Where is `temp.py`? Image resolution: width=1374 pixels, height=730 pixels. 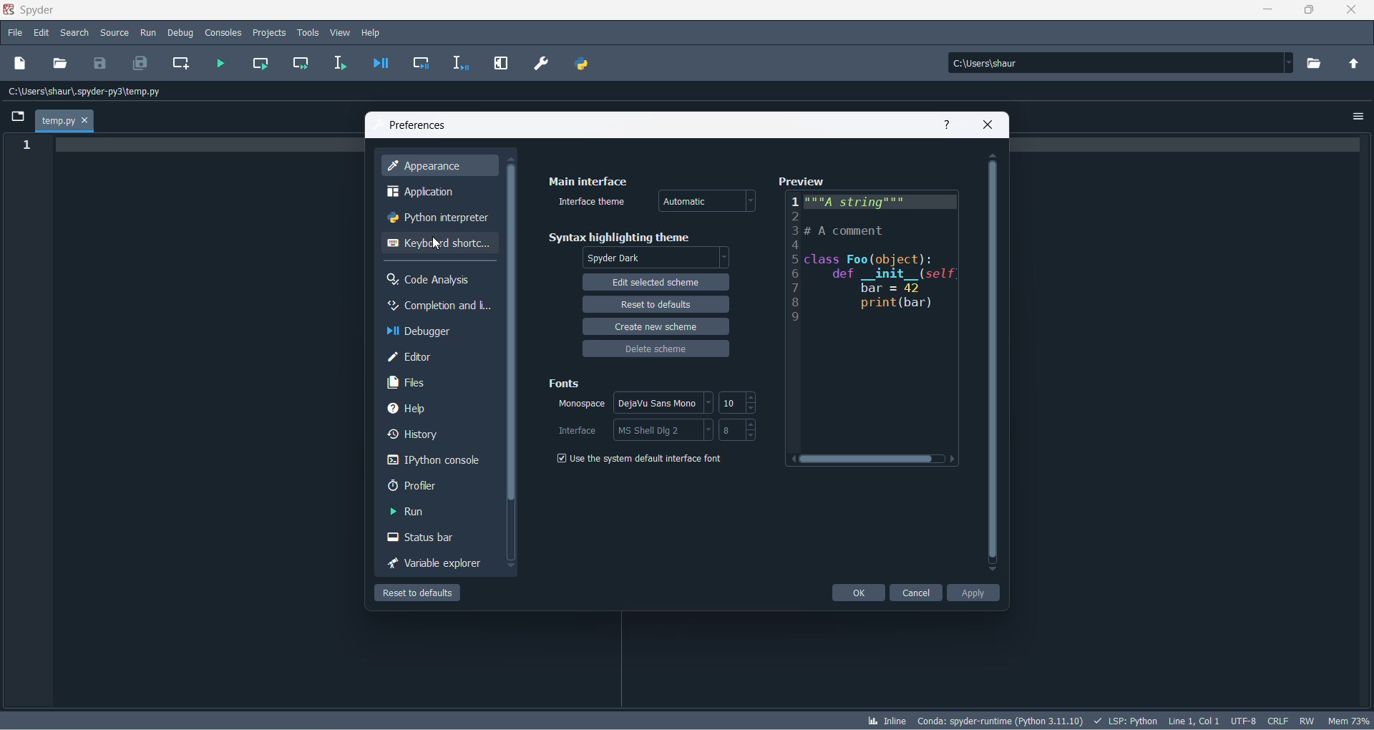
temp.py is located at coordinates (64, 121).